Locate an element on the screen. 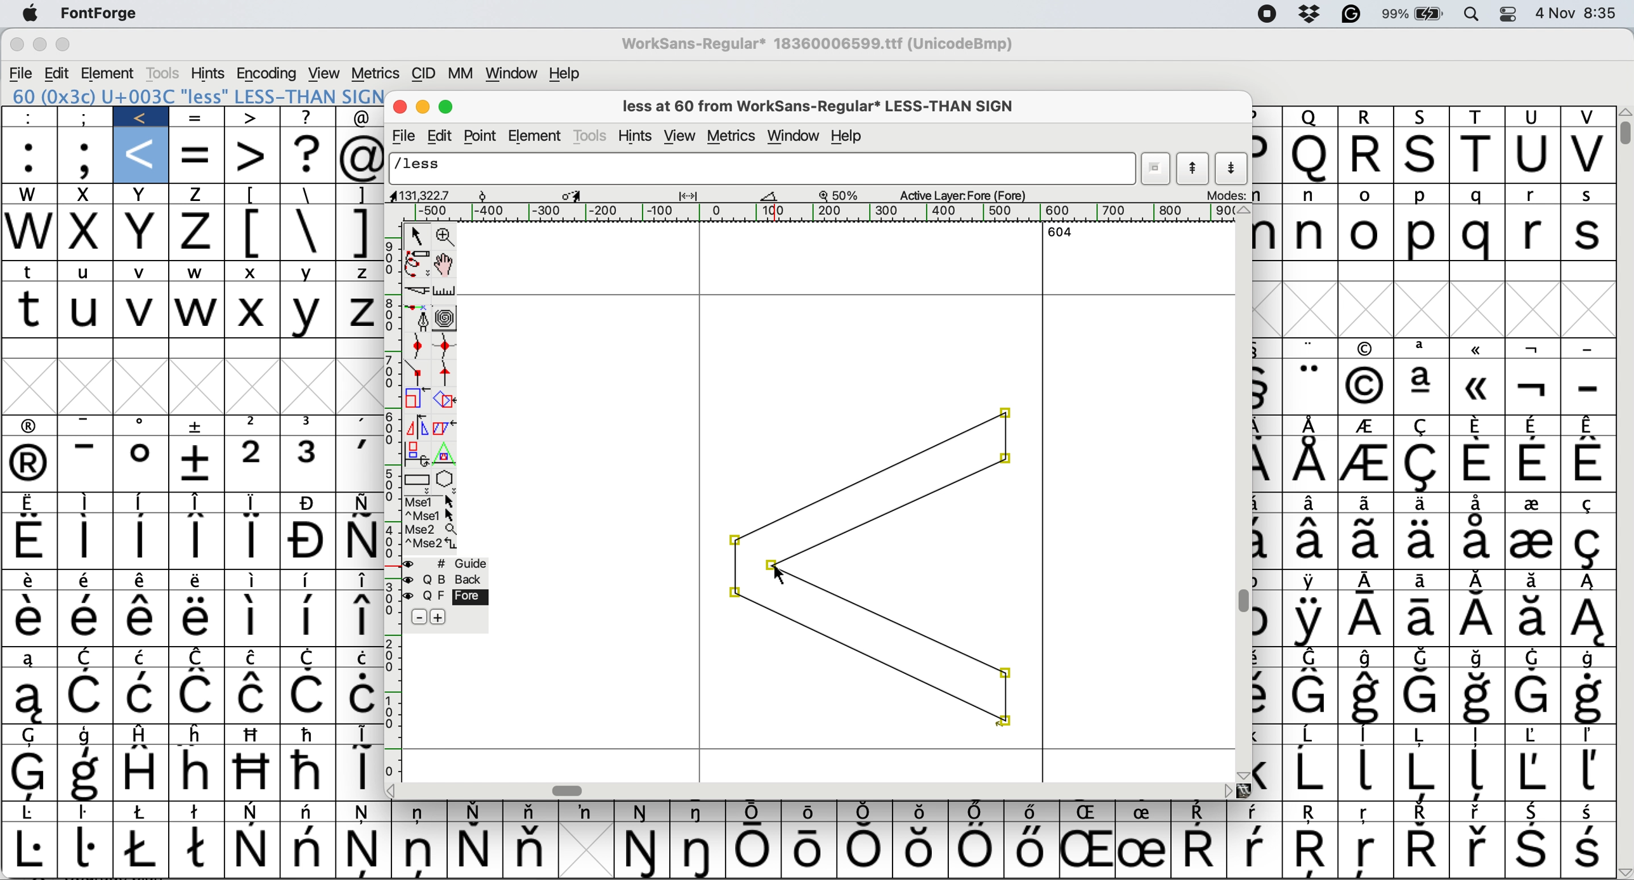 The height and width of the screenshot is (880, 1634). t is located at coordinates (1477, 155).